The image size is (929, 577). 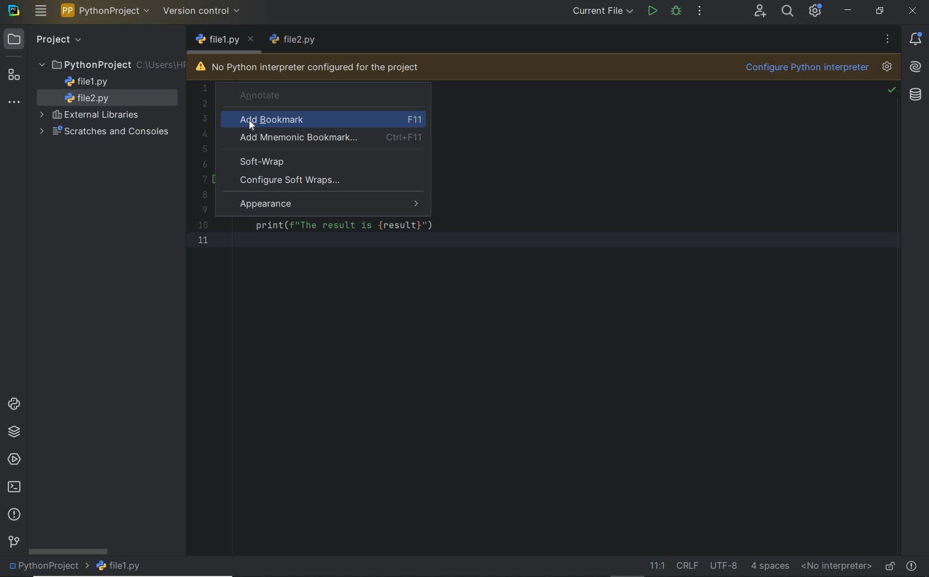 I want to click on run, so click(x=653, y=10).